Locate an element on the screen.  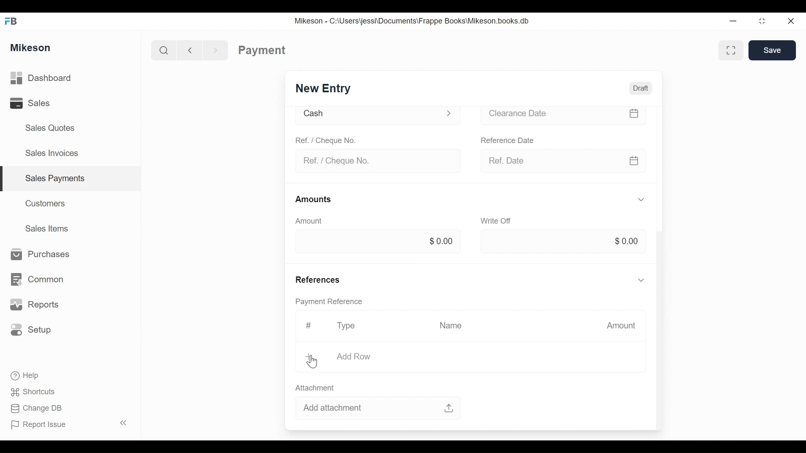
Hide is located at coordinates (641, 279).